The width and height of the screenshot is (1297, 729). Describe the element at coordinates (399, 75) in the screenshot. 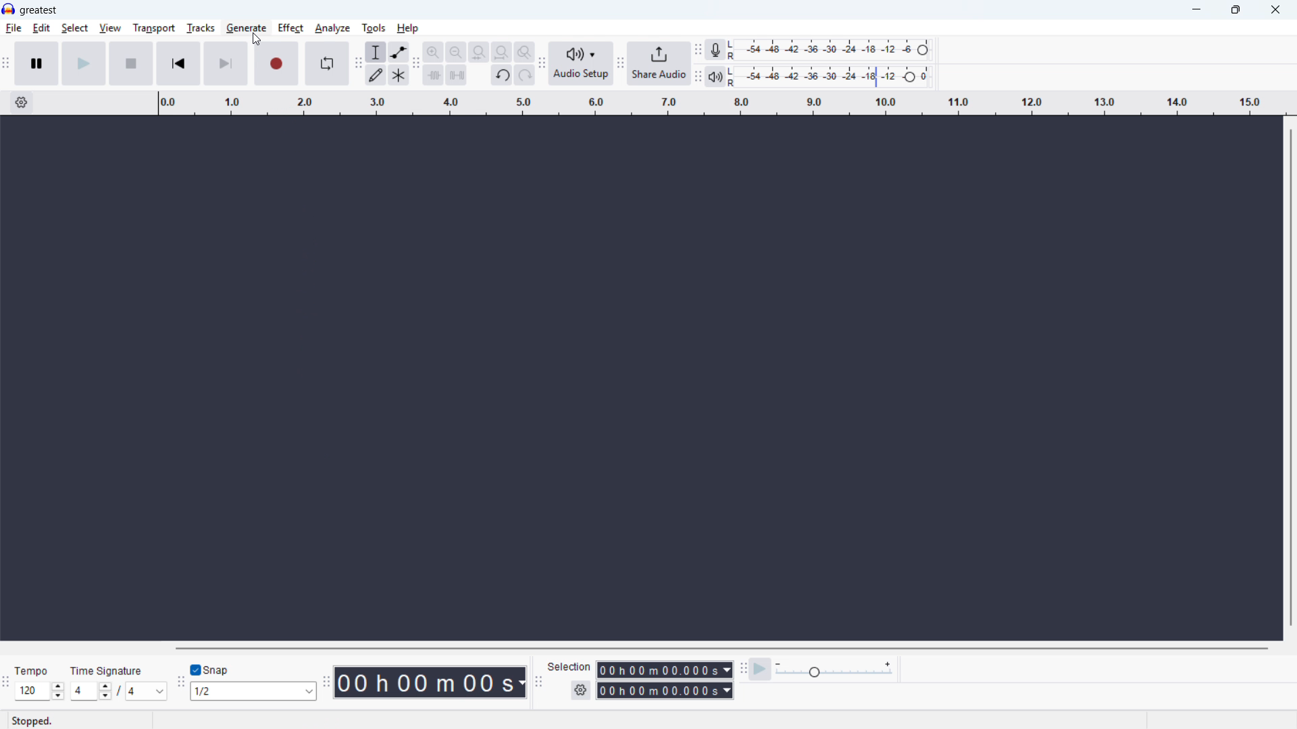

I see `multi-tool` at that location.